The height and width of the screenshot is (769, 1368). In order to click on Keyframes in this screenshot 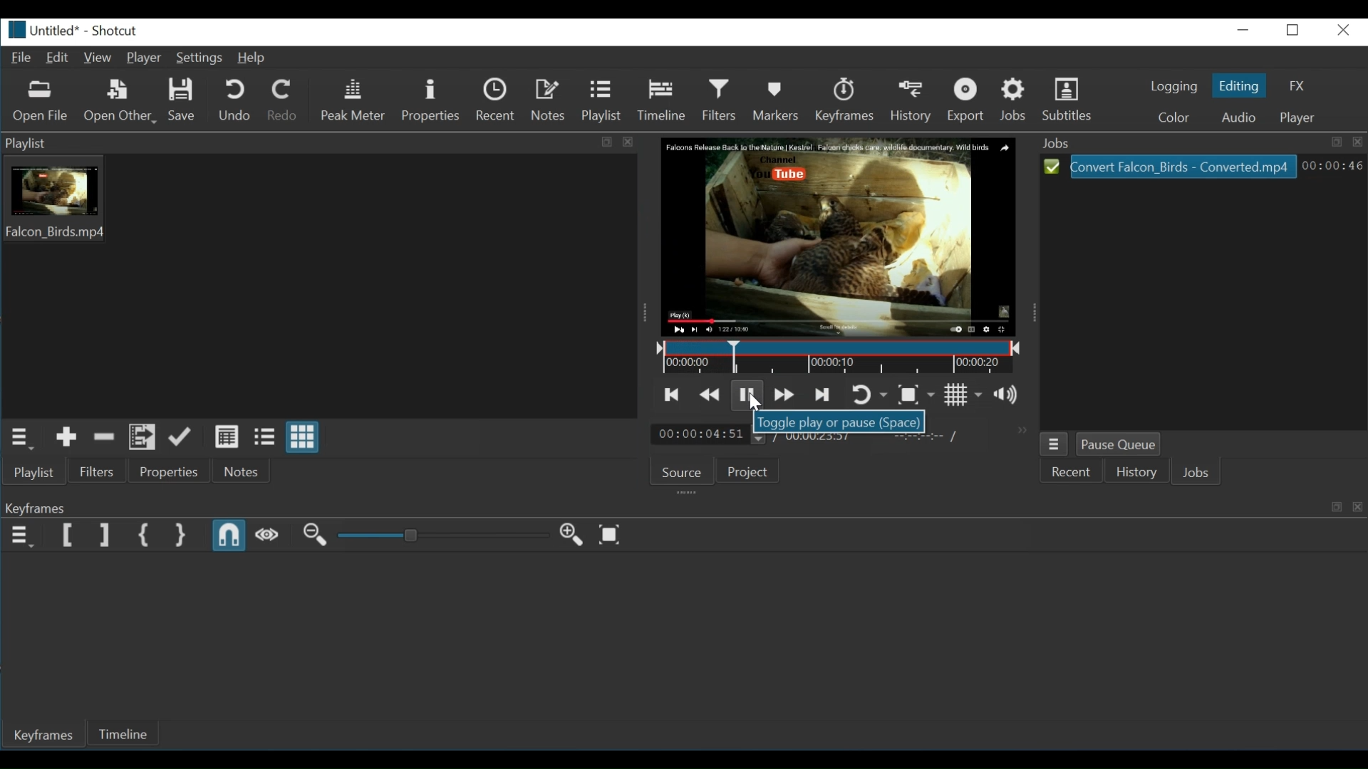, I will do `click(844, 100)`.